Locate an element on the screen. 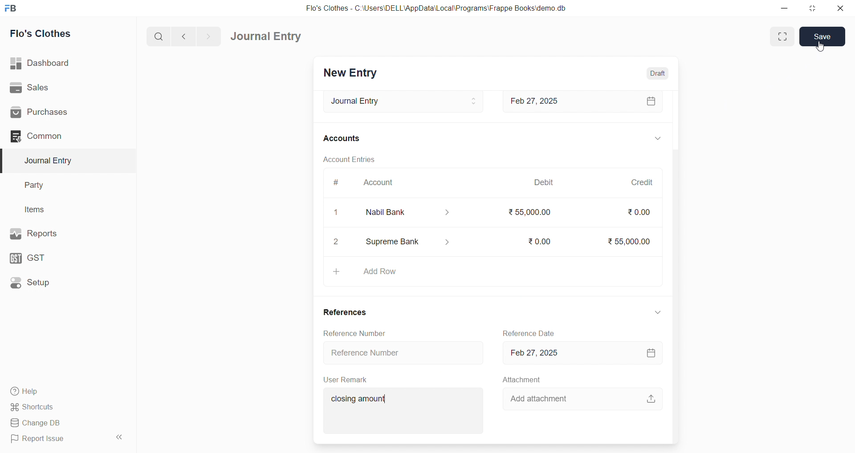 The width and height of the screenshot is (855, 453). ₹55,000.00 is located at coordinates (625, 240).